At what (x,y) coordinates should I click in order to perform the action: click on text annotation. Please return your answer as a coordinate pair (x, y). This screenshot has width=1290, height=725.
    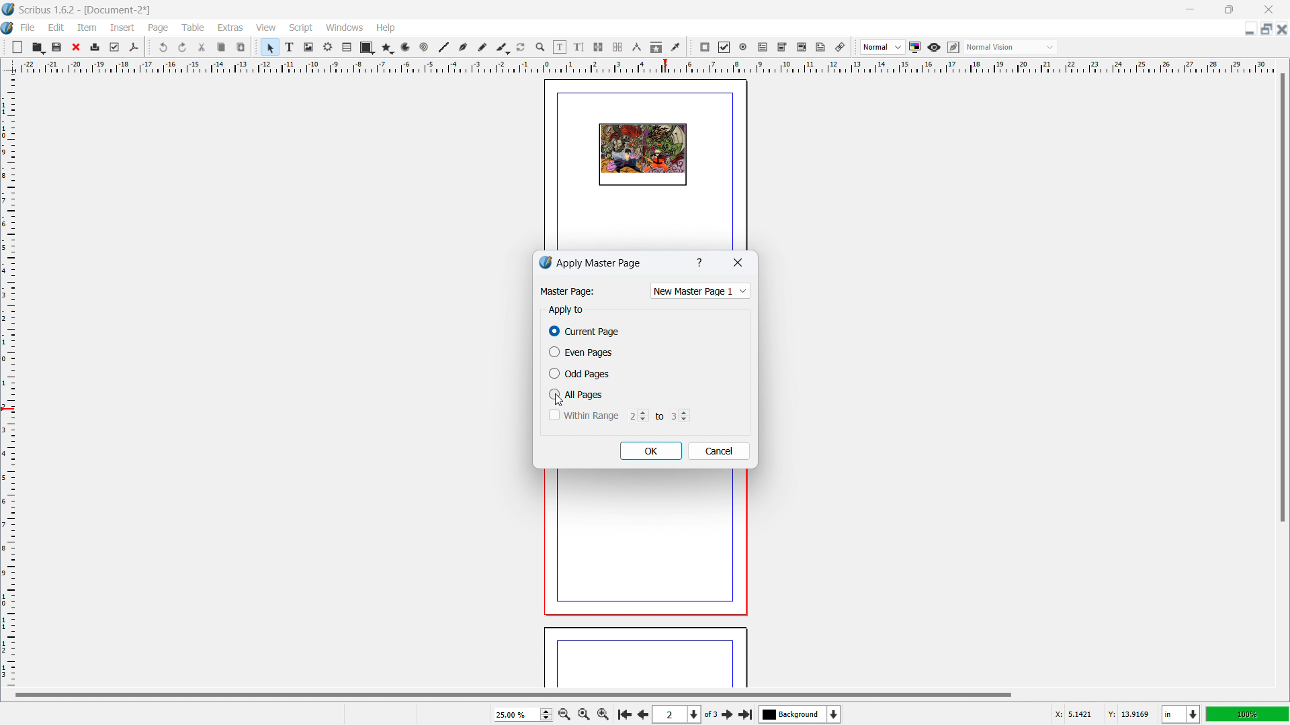
    Looking at the image, I should click on (821, 48).